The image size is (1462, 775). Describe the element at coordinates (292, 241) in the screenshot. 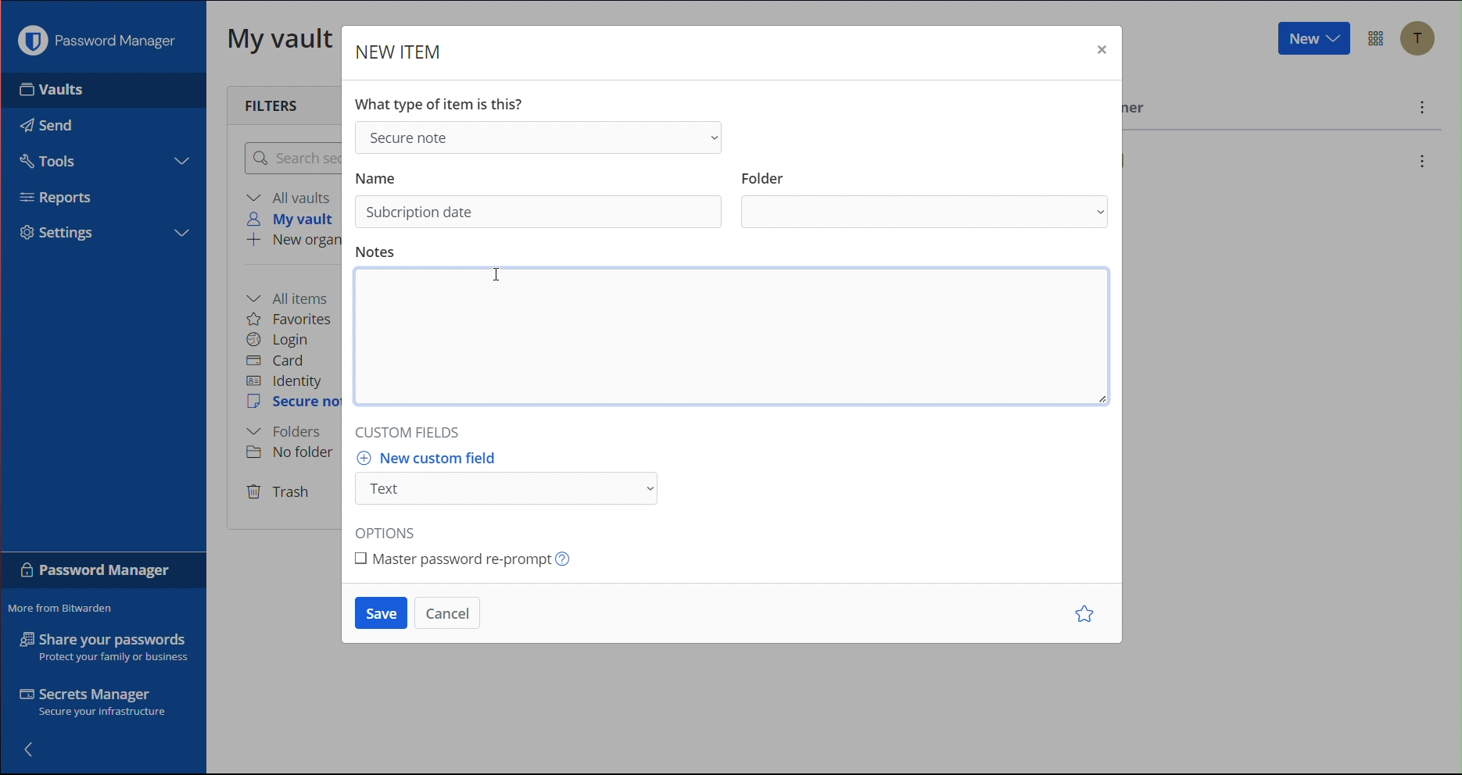

I see `New organization` at that location.